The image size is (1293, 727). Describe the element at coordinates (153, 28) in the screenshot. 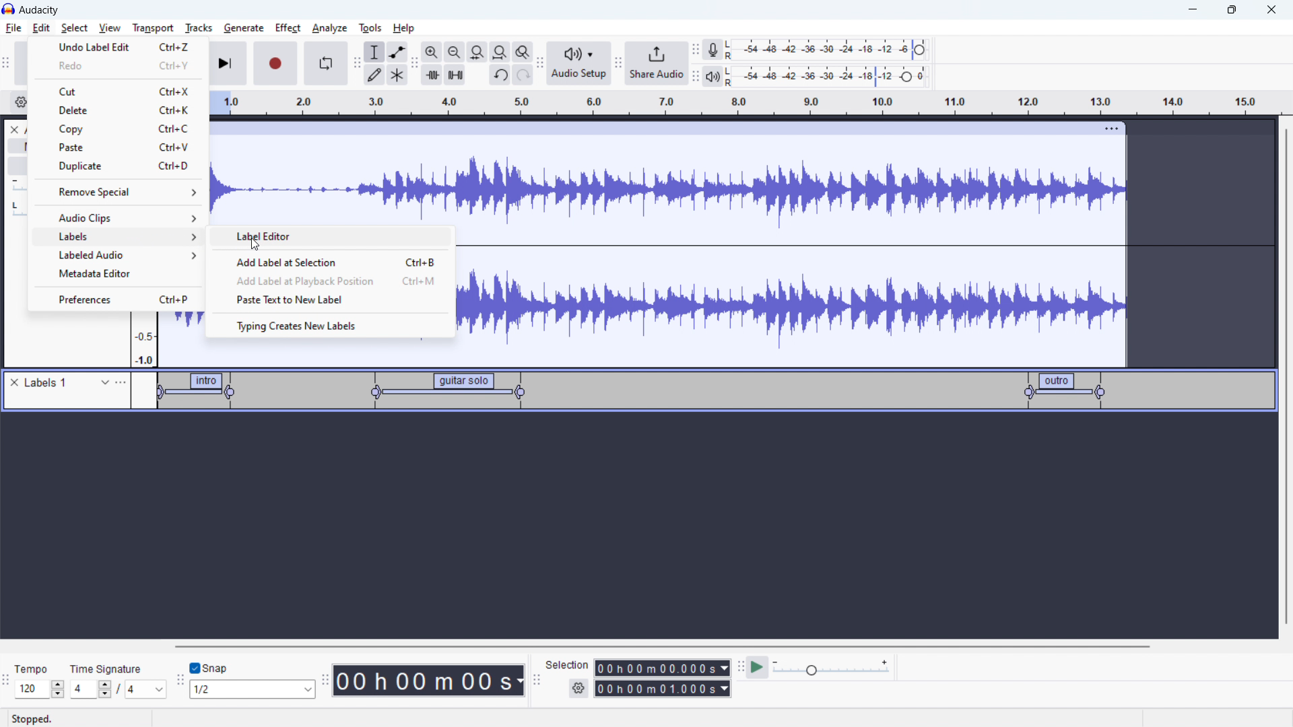

I see `transport` at that location.